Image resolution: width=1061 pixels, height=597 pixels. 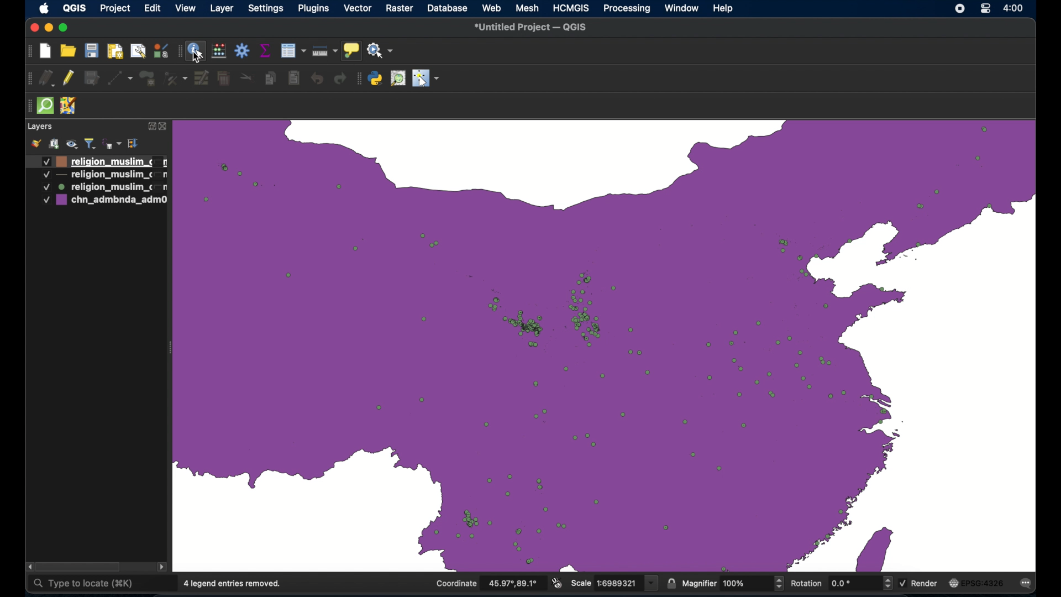 I want to click on project toolbar, so click(x=28, y=51).